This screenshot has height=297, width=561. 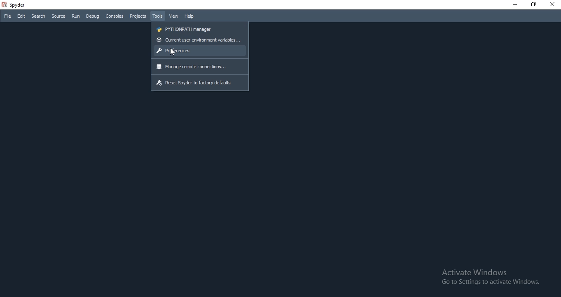 I want to click on Source, so click(x=59, y=16).